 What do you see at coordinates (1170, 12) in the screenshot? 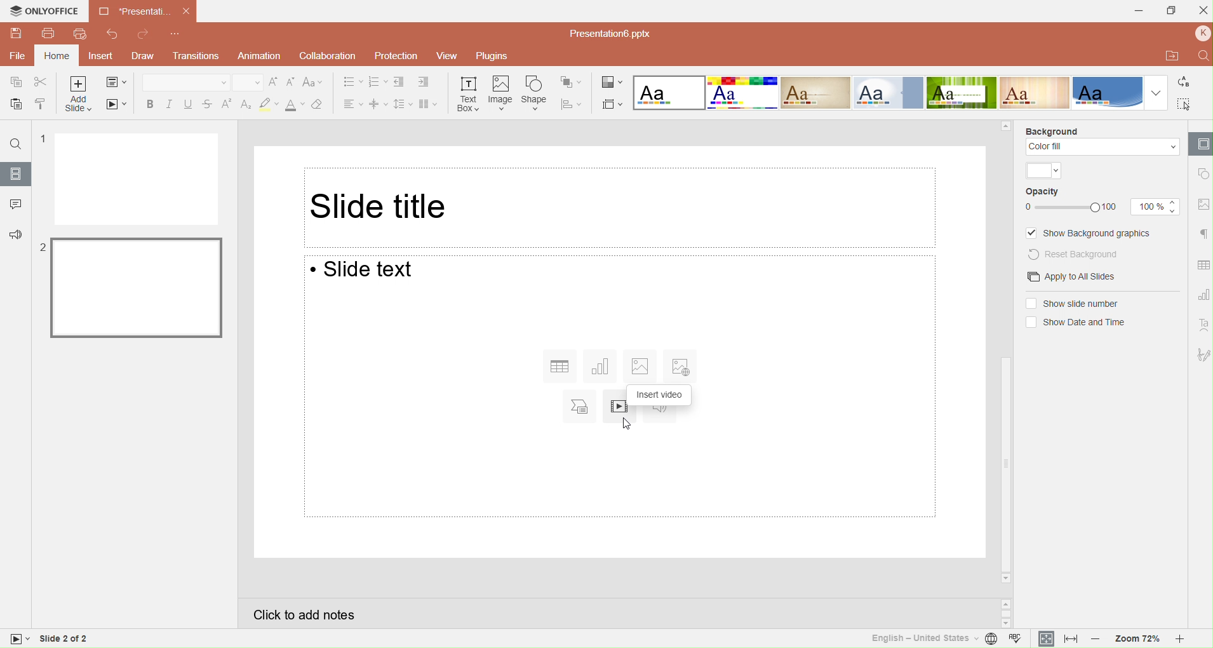
I see `Maximize` at bounding box center [1170, 12].